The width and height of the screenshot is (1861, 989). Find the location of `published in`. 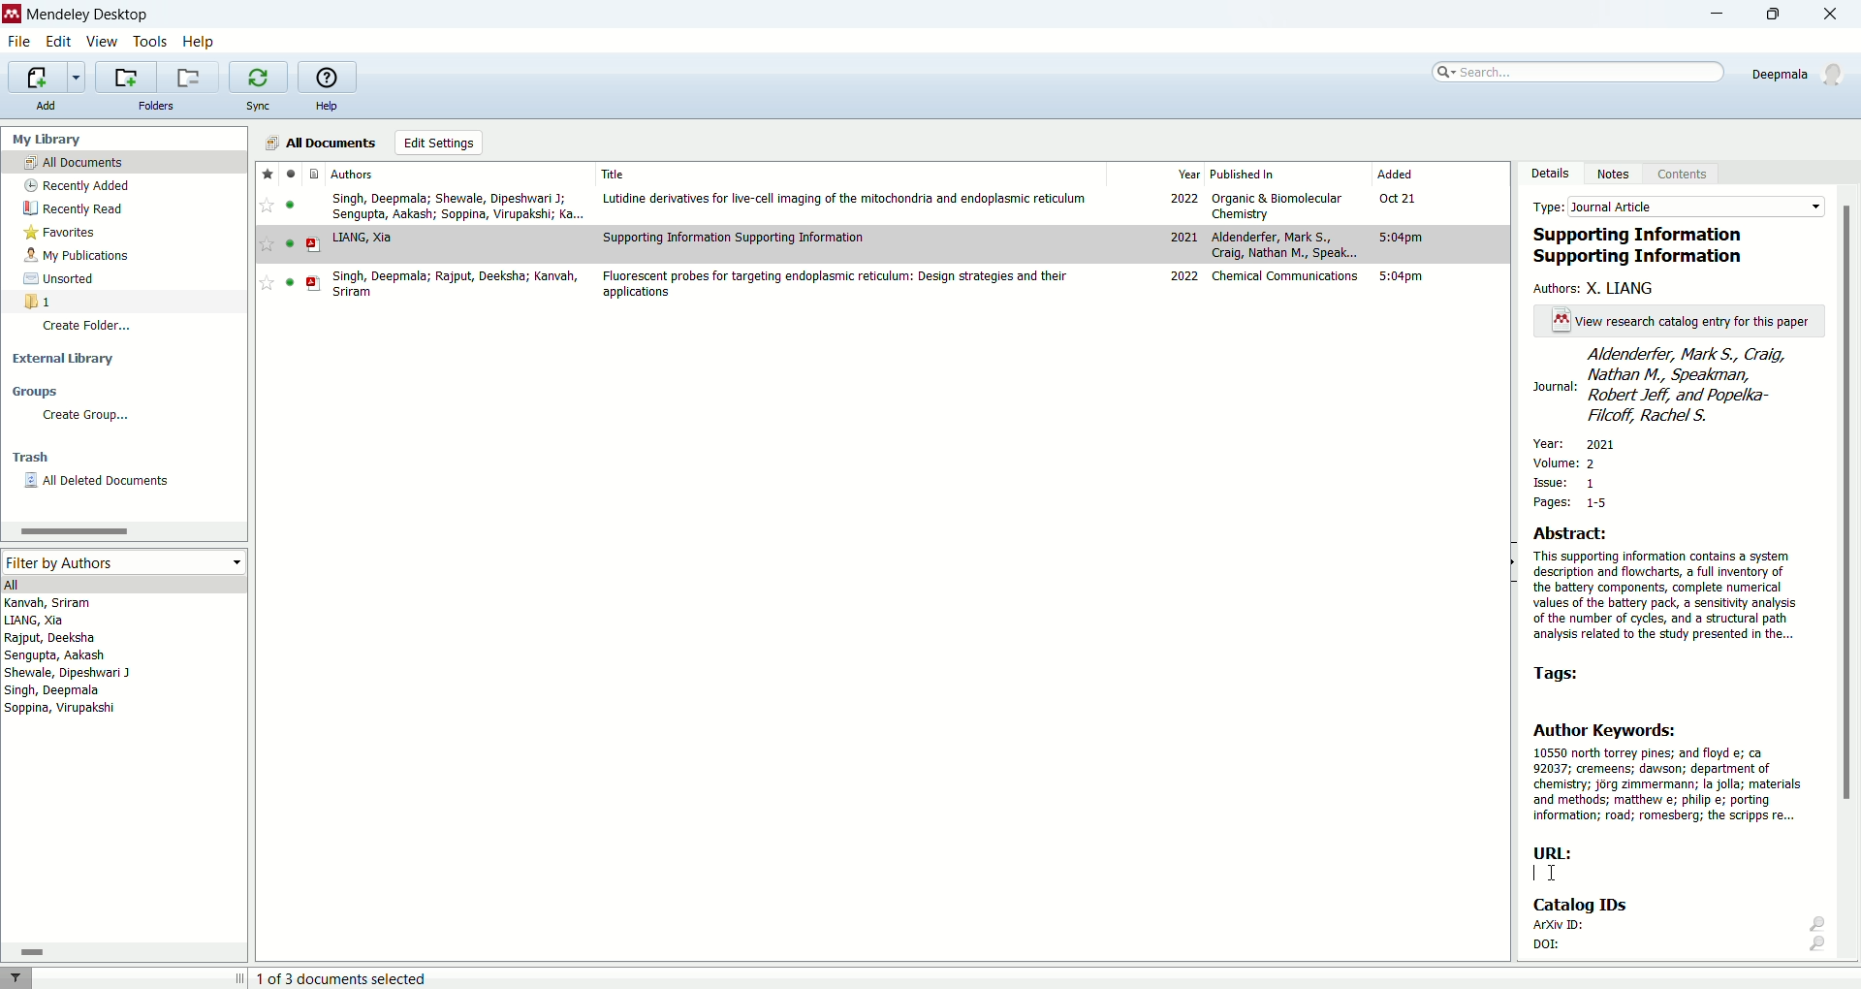

published in is located at coordinates (1245, 174).